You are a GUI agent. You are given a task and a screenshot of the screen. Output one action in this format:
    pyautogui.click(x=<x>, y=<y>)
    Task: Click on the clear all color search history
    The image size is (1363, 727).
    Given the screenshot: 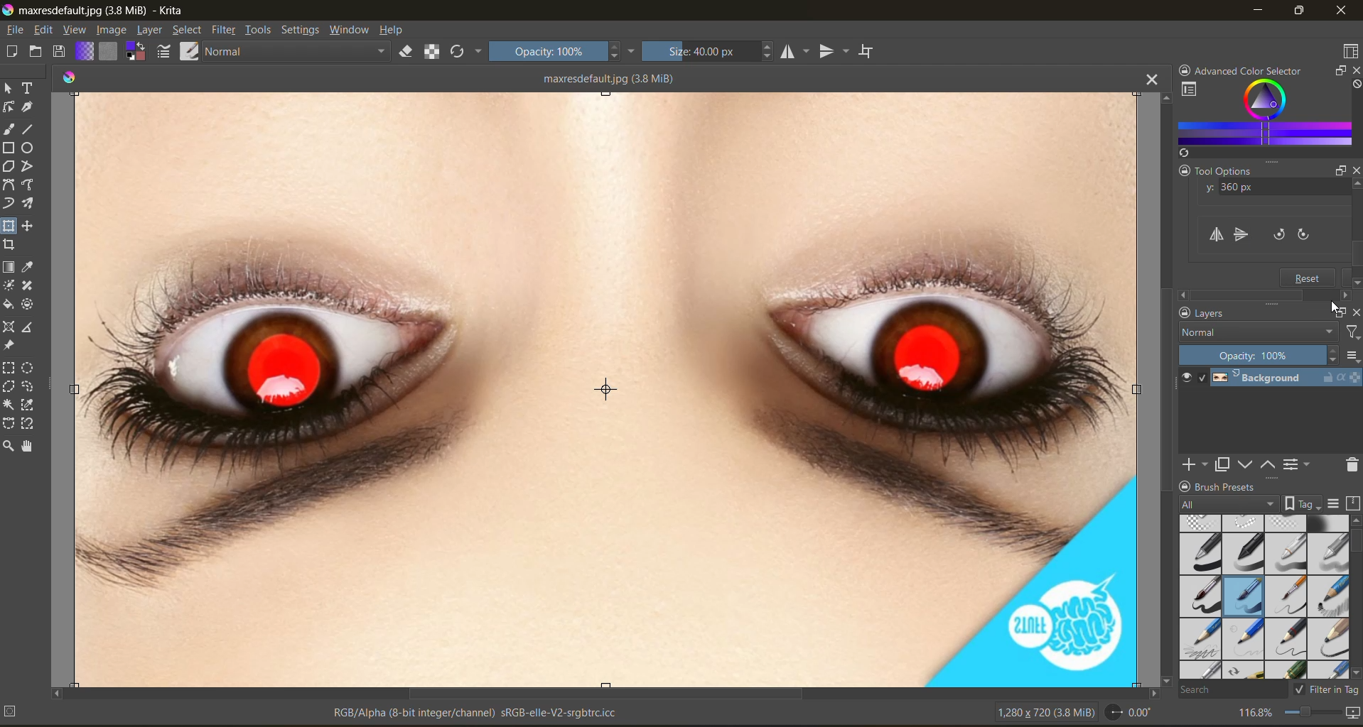 What is the action you would take?
    pyautogui.click(x=1354, y=84)
    